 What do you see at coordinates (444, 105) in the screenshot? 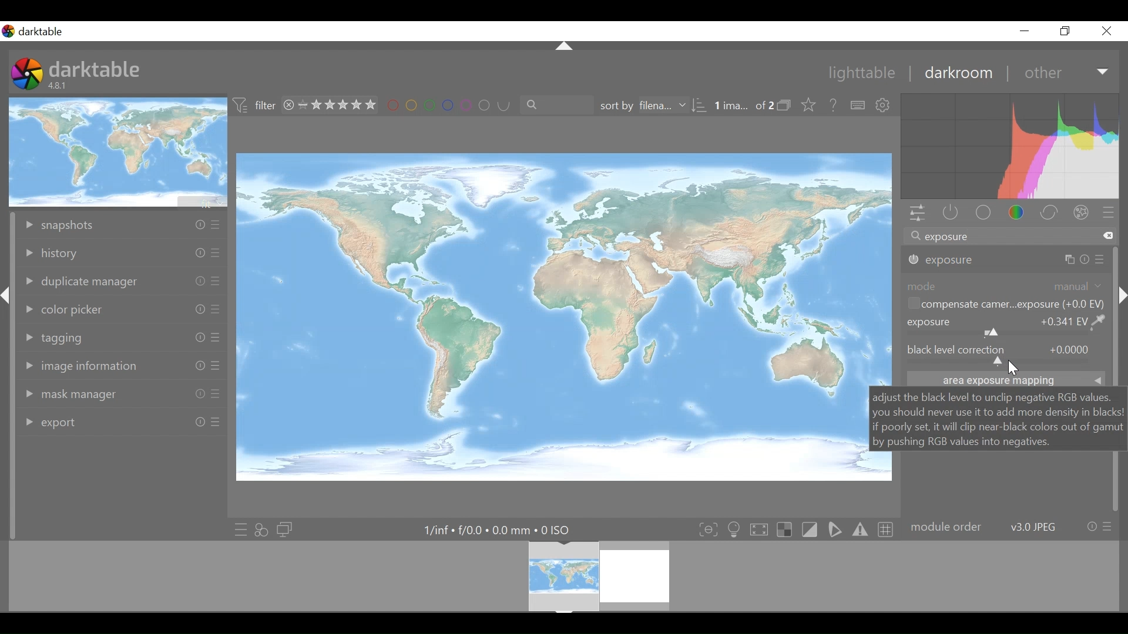
I see `Filter by image color label` at bounding box center [444, 105].